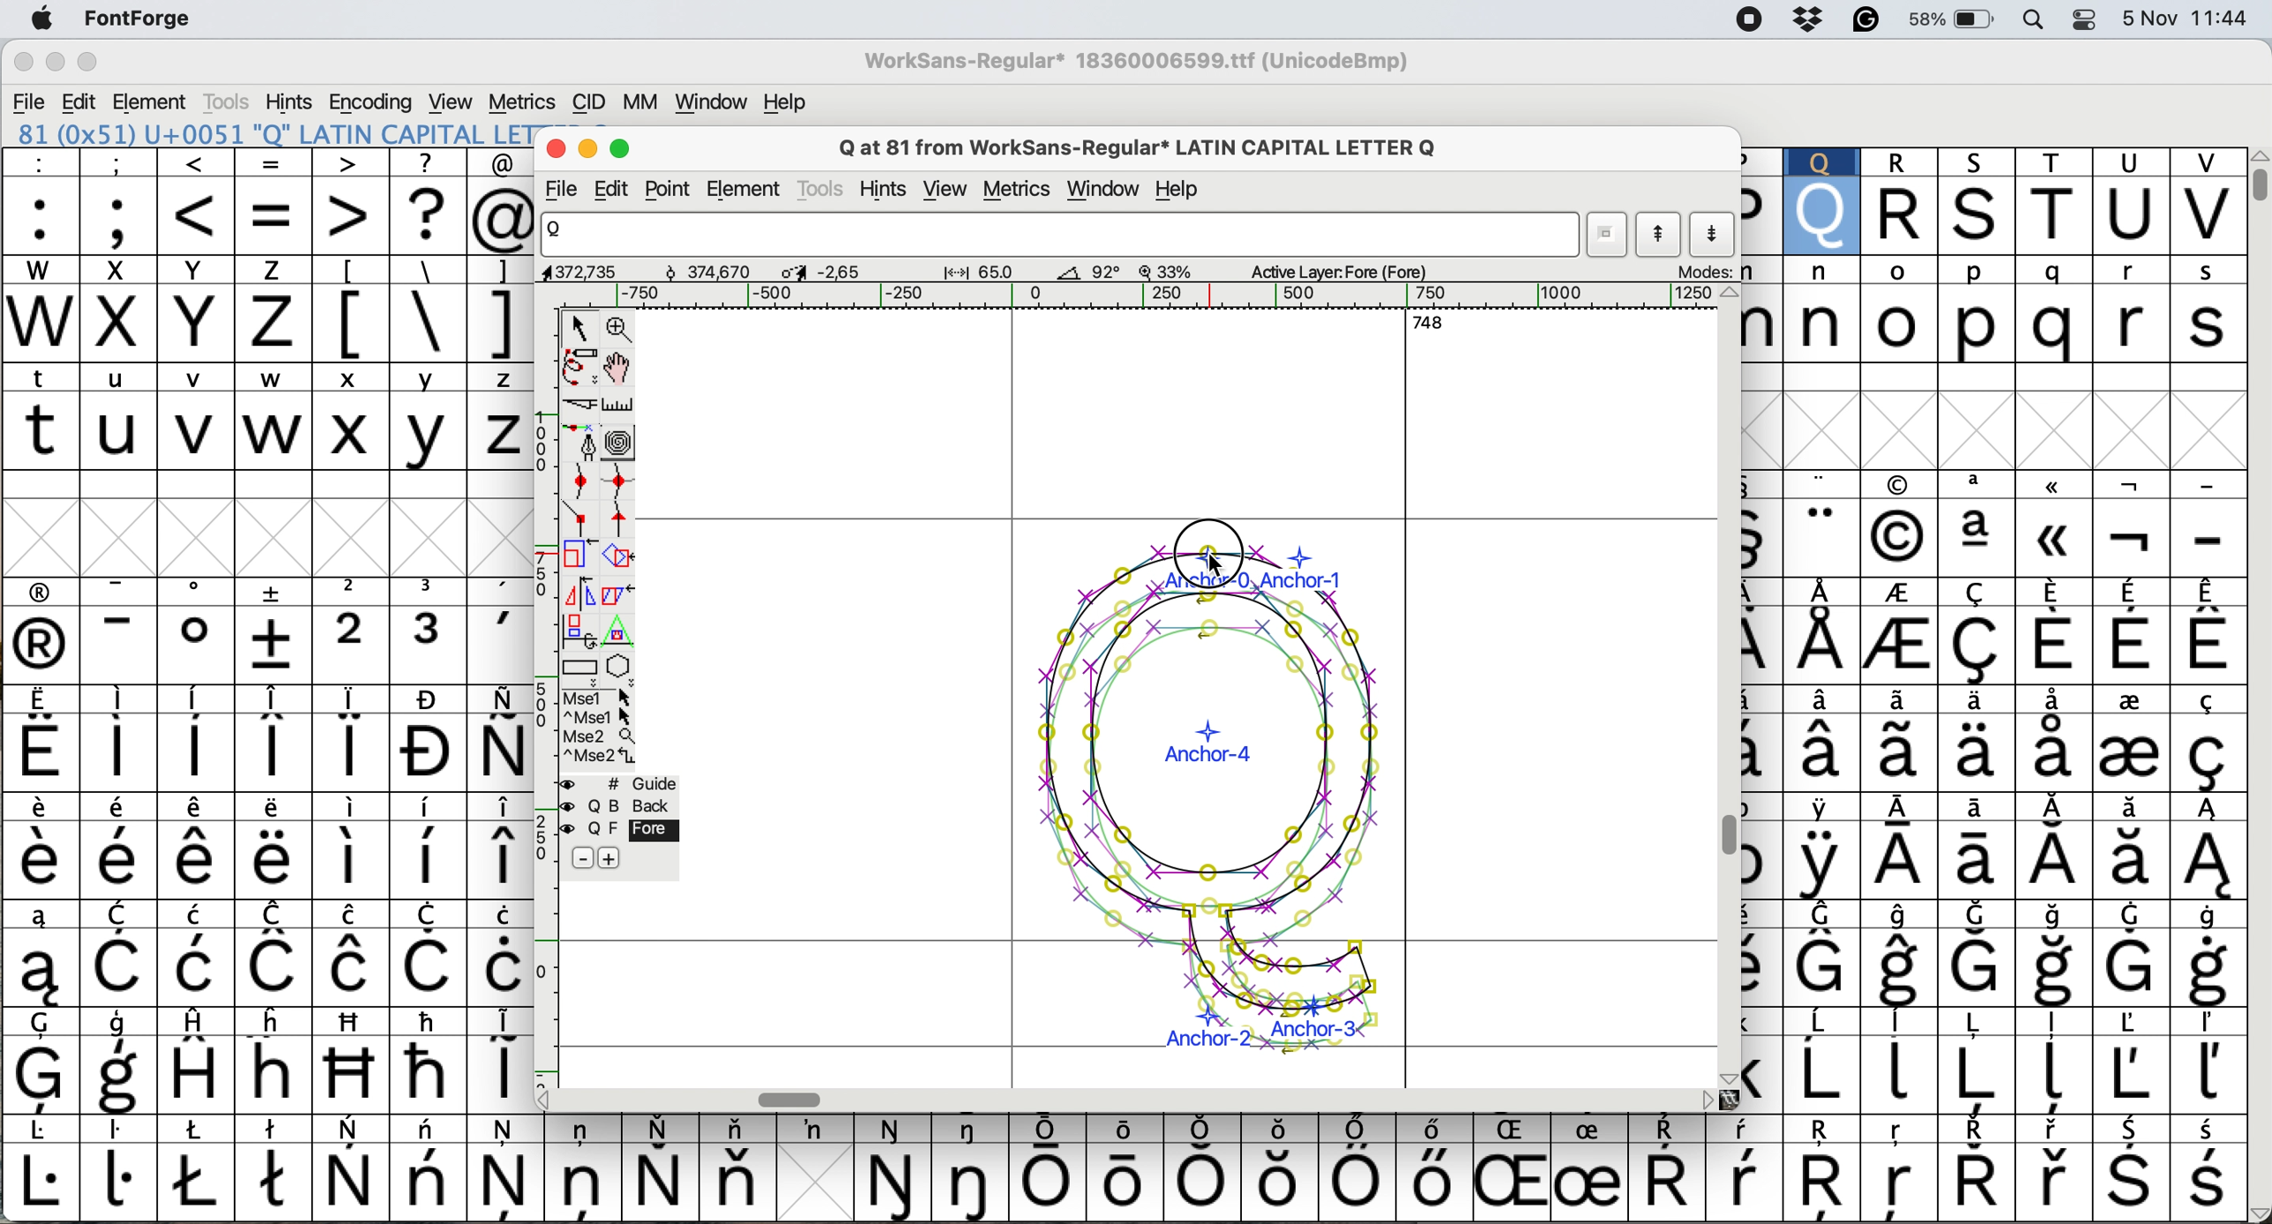  What do you see at coordinates (1866, 21) in the screenshot?
I see `grammarly` at bounding box center [1866, 21].